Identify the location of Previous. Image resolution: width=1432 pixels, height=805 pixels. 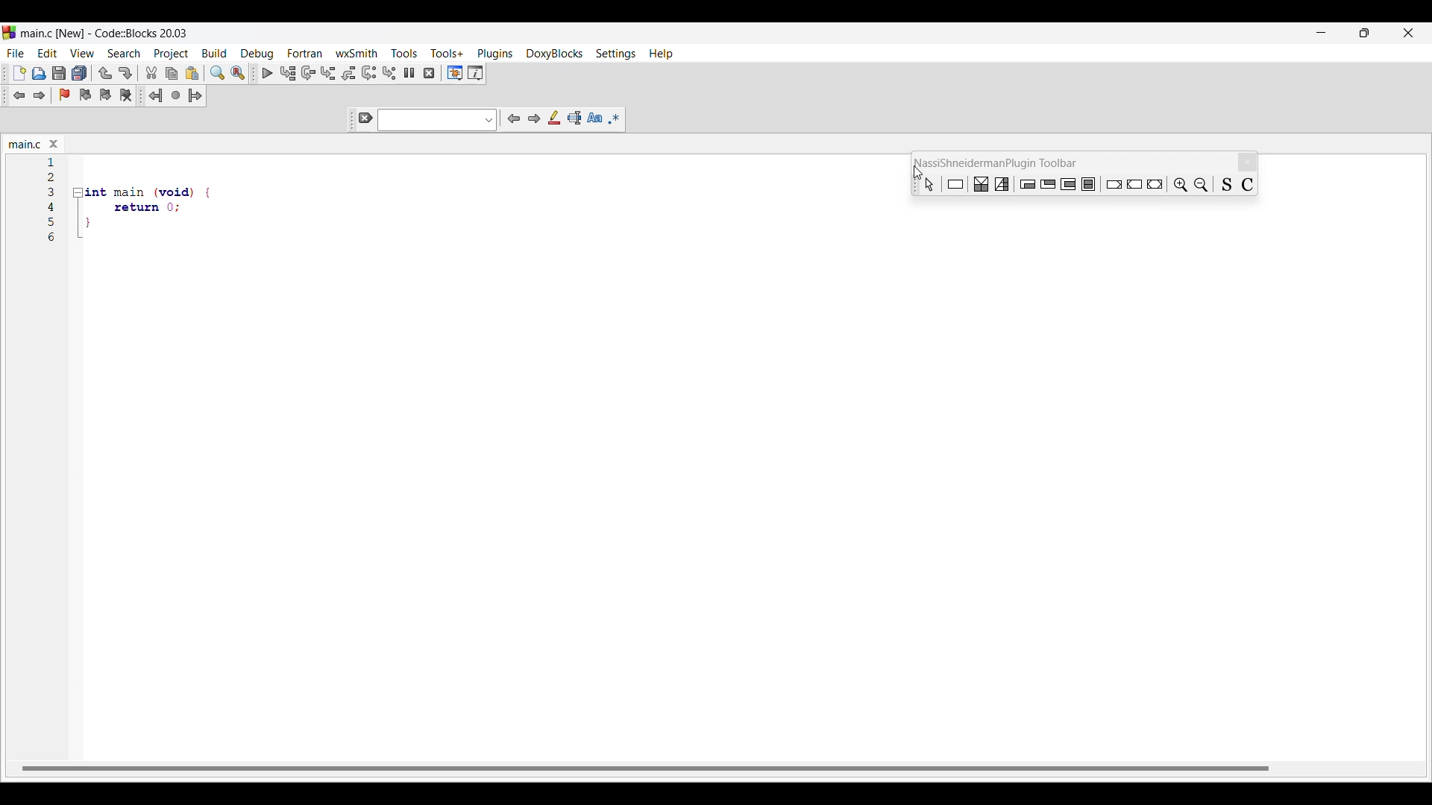
(515, 119).